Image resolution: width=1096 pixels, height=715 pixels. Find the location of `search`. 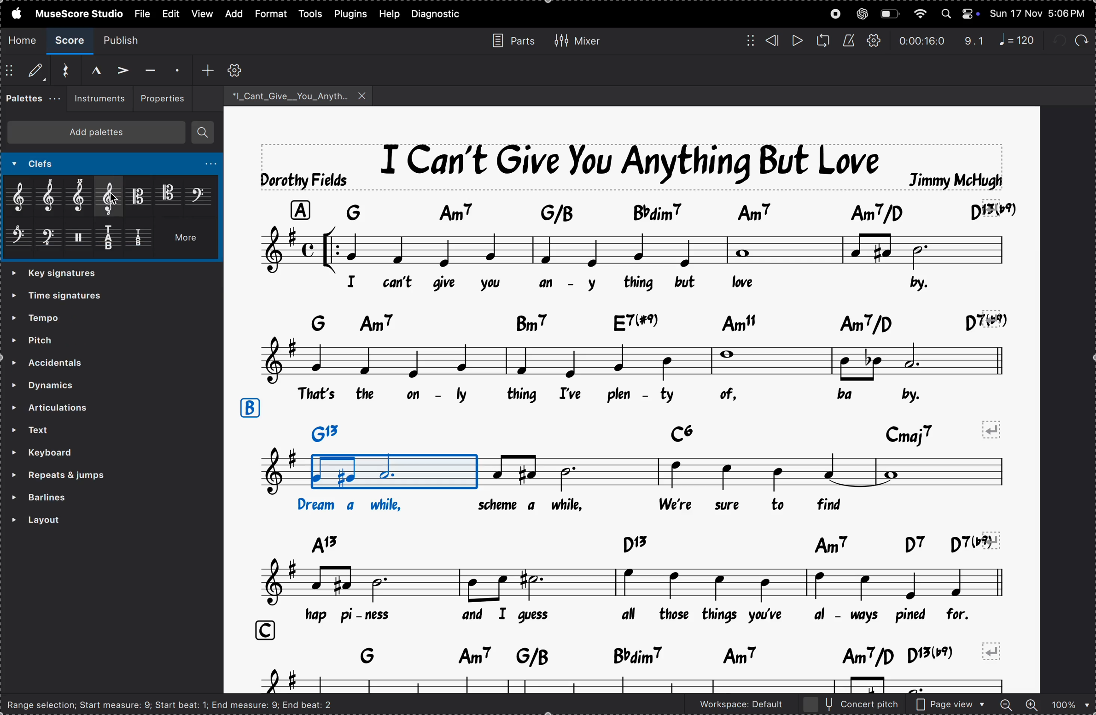

search is located at coordinates (203, 133).